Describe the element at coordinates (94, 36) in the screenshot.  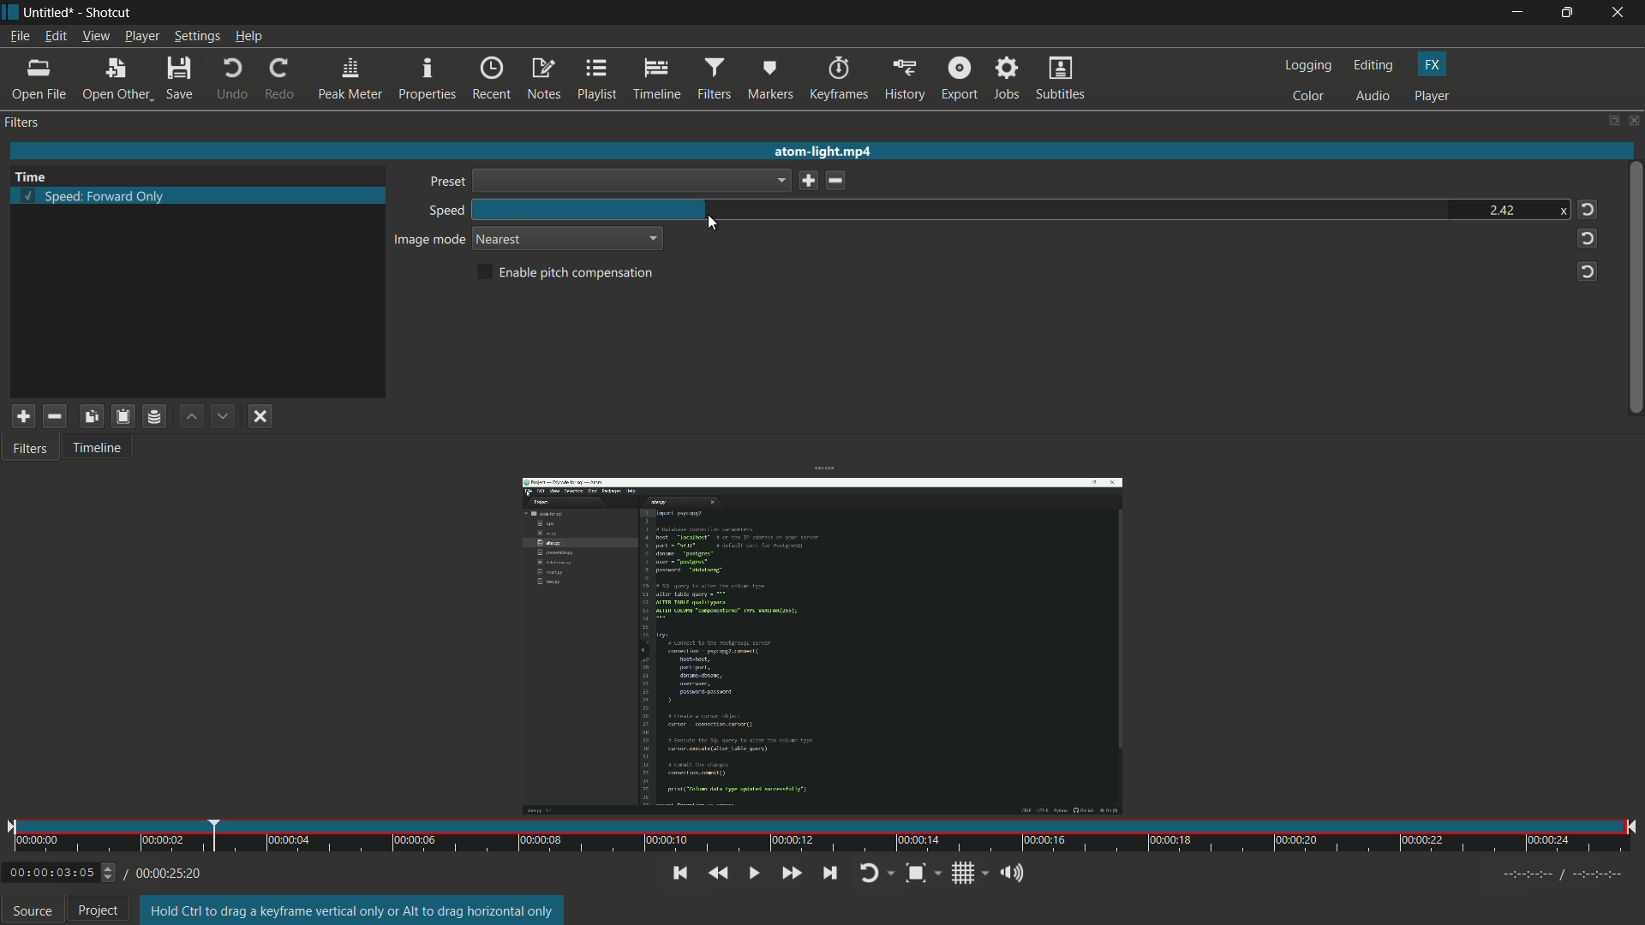
I see `view menu` at that location.